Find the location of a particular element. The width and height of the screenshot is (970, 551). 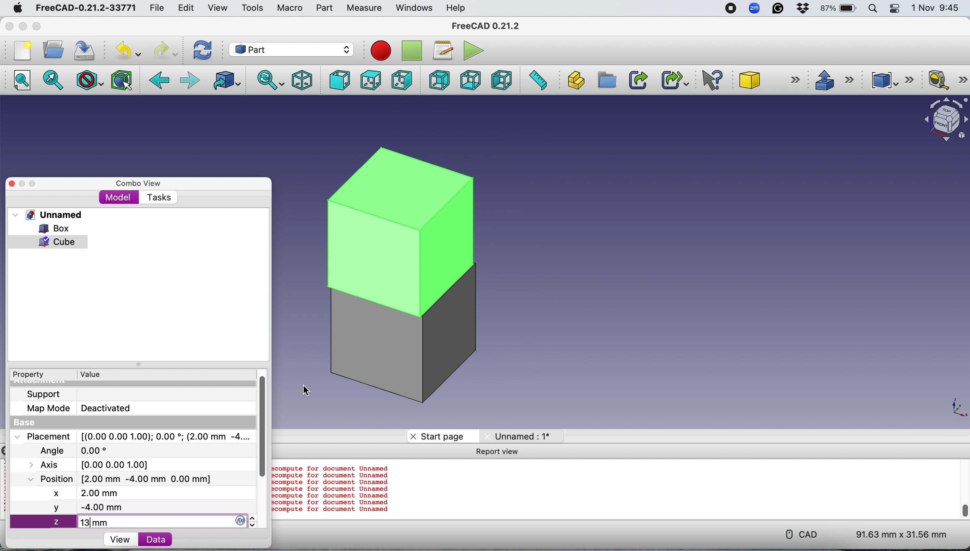

Make sub link is located at coordinates (671, 79).